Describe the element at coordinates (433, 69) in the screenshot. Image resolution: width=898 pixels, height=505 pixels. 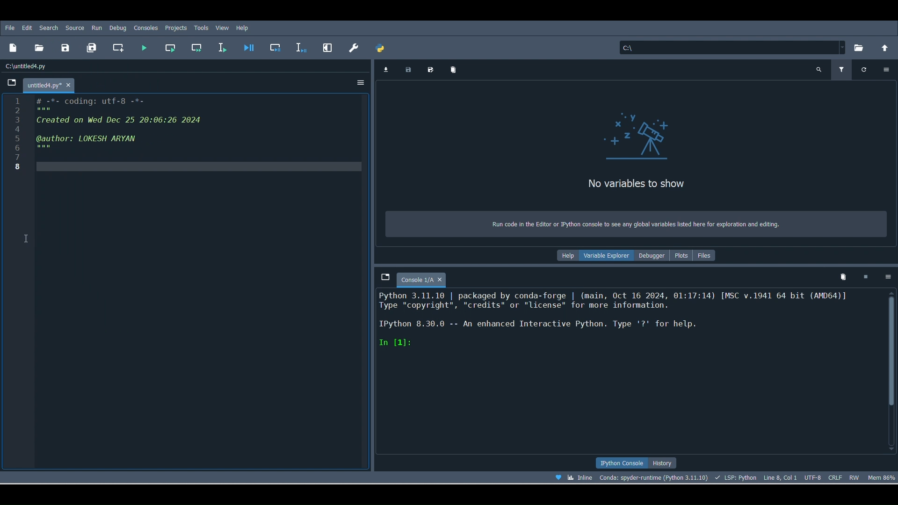
I see `Save data as` at that location.